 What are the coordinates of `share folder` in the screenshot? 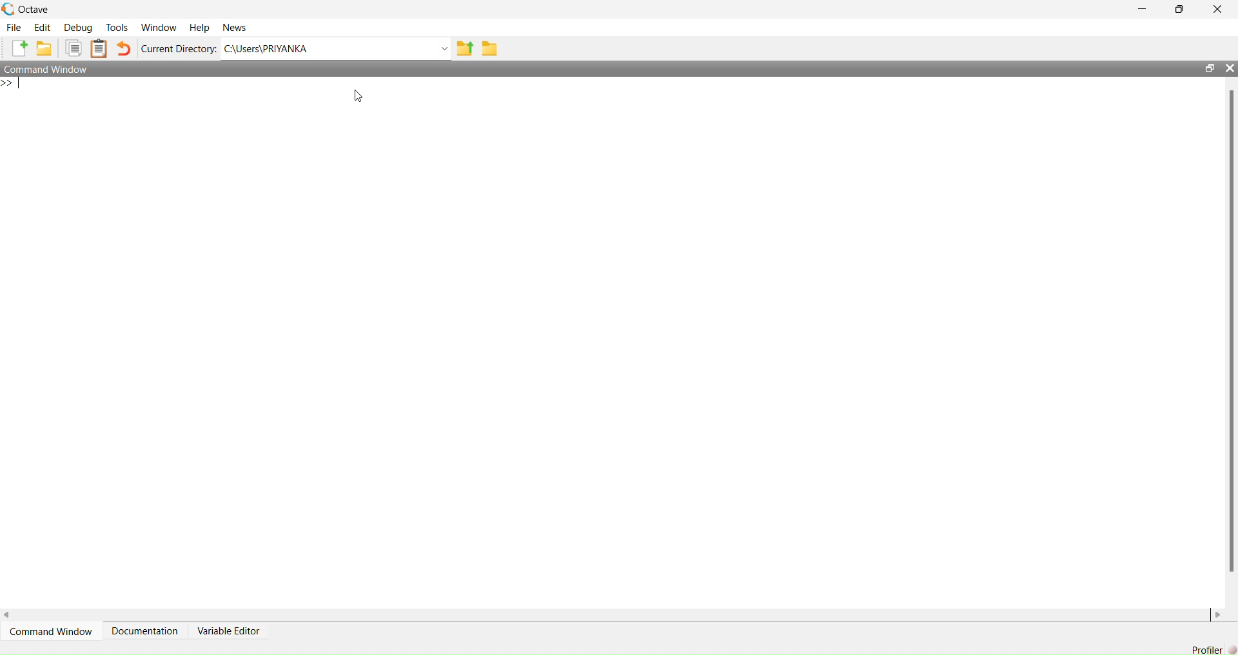 It's located at (466, 48).